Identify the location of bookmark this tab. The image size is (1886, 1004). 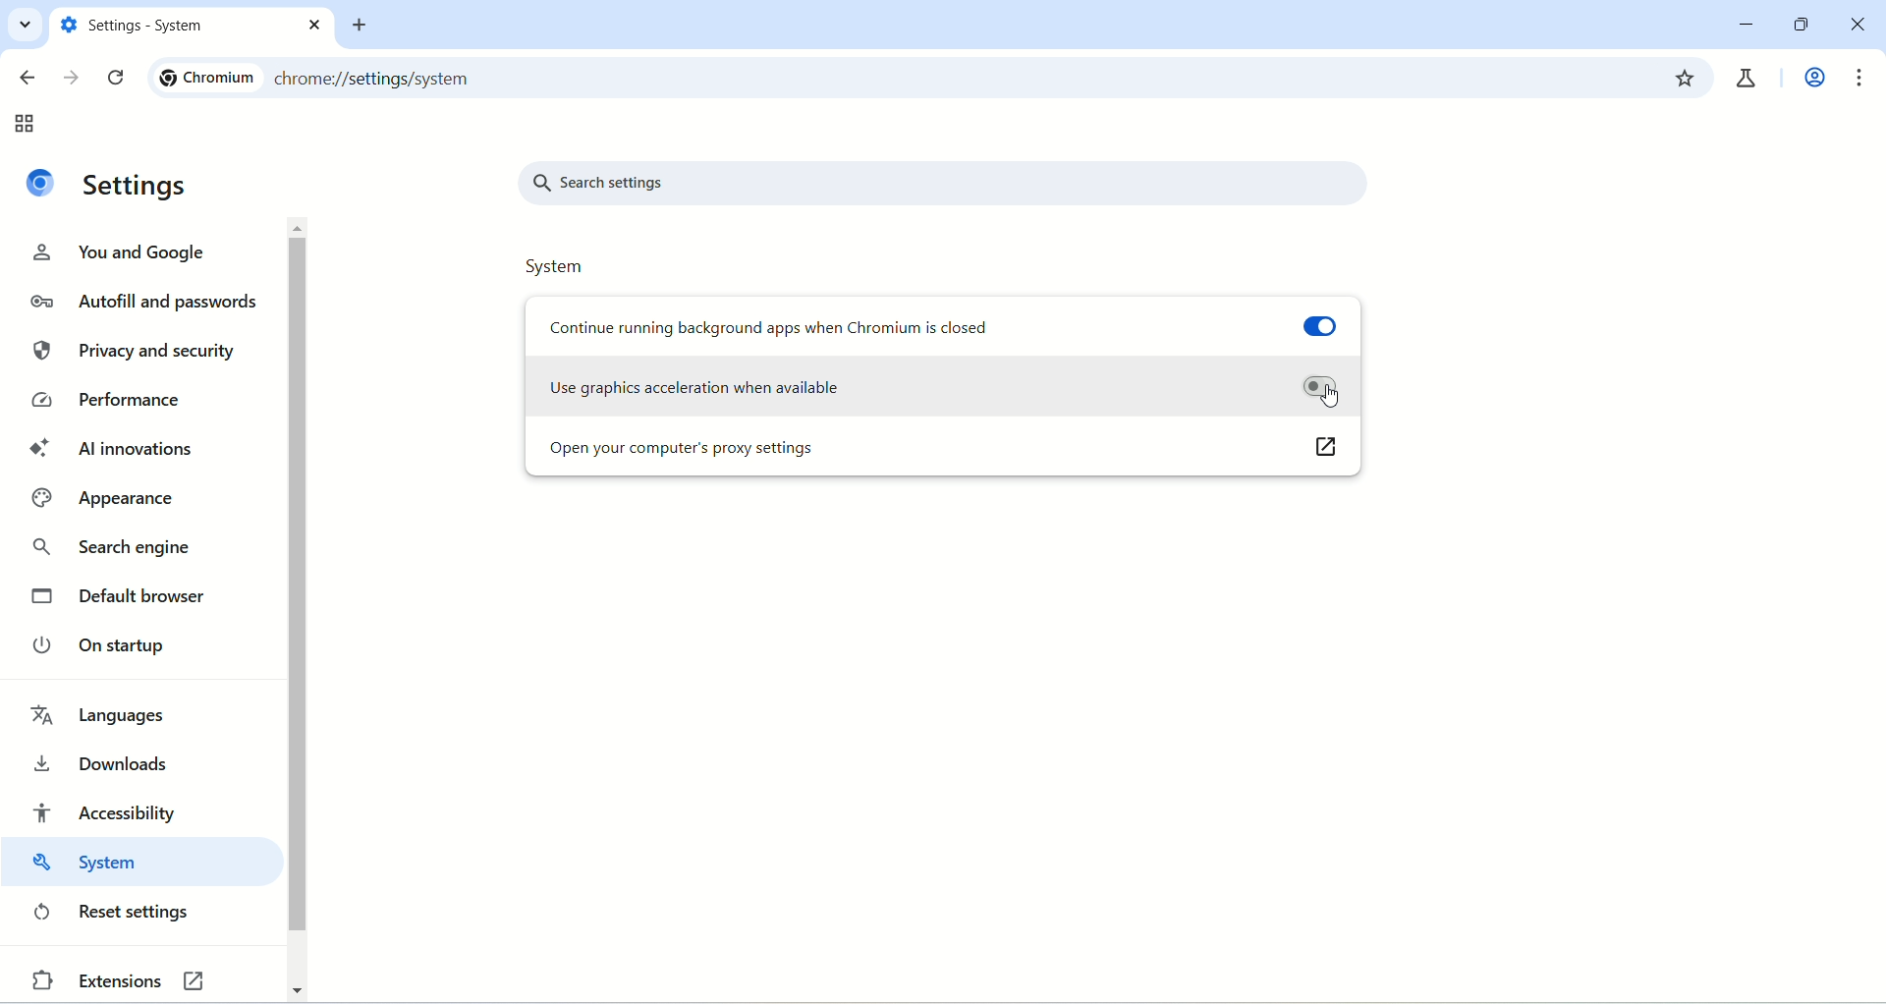
(1687, 76).